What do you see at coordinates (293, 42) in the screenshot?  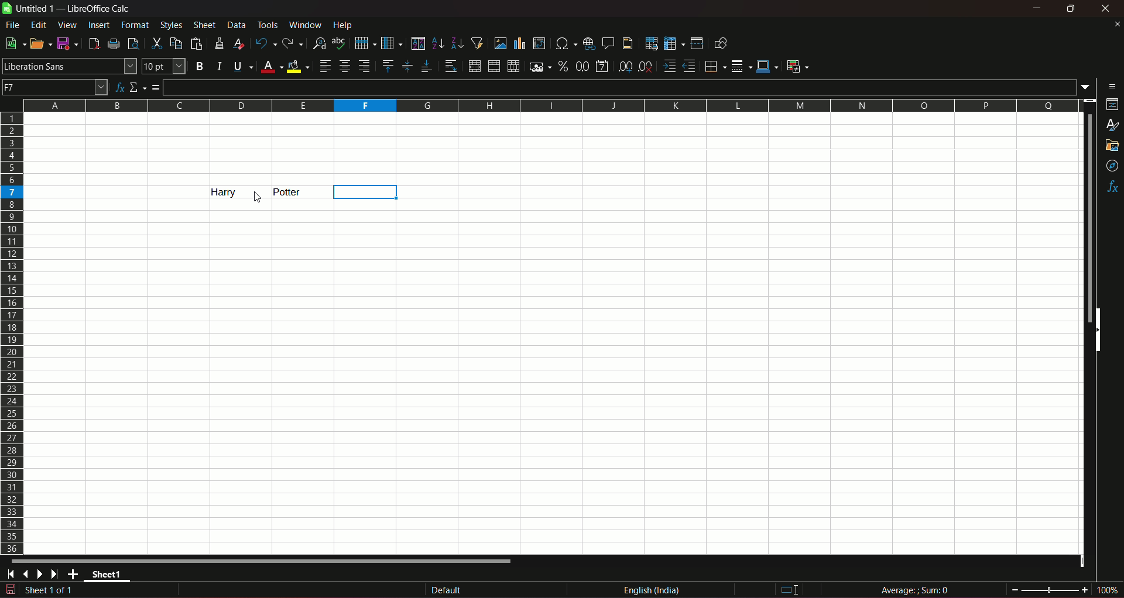 I see `redo` at bounding box center [293, 42].